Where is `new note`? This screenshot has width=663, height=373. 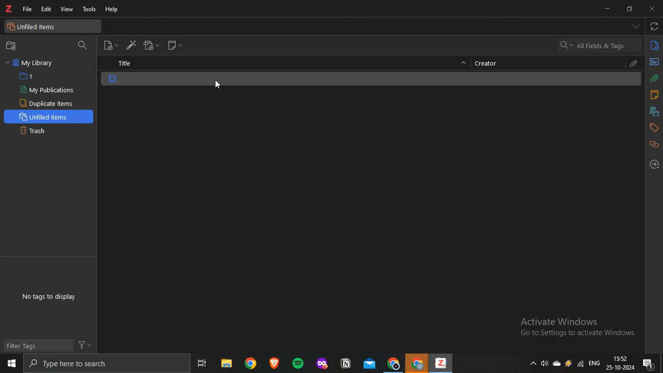
new note is located at coordinates (175, 45).